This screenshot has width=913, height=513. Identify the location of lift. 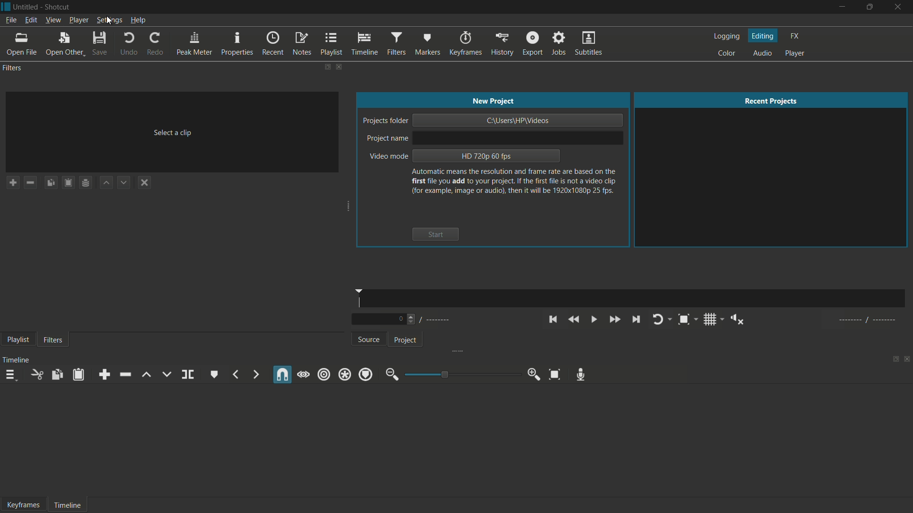
(145, 375).